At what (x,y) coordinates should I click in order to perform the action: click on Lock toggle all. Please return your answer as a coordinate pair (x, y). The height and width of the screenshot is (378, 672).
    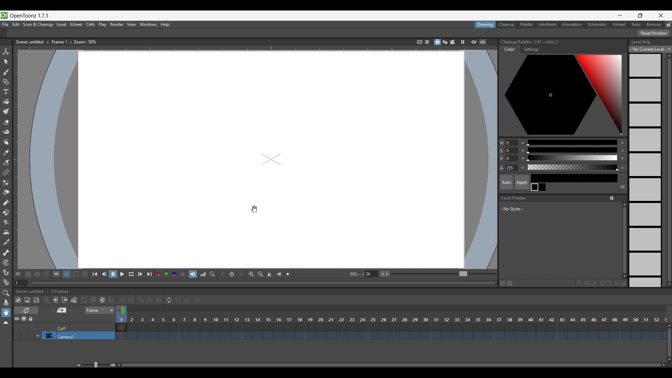
    Looking at the image, I should click on (35, 318).